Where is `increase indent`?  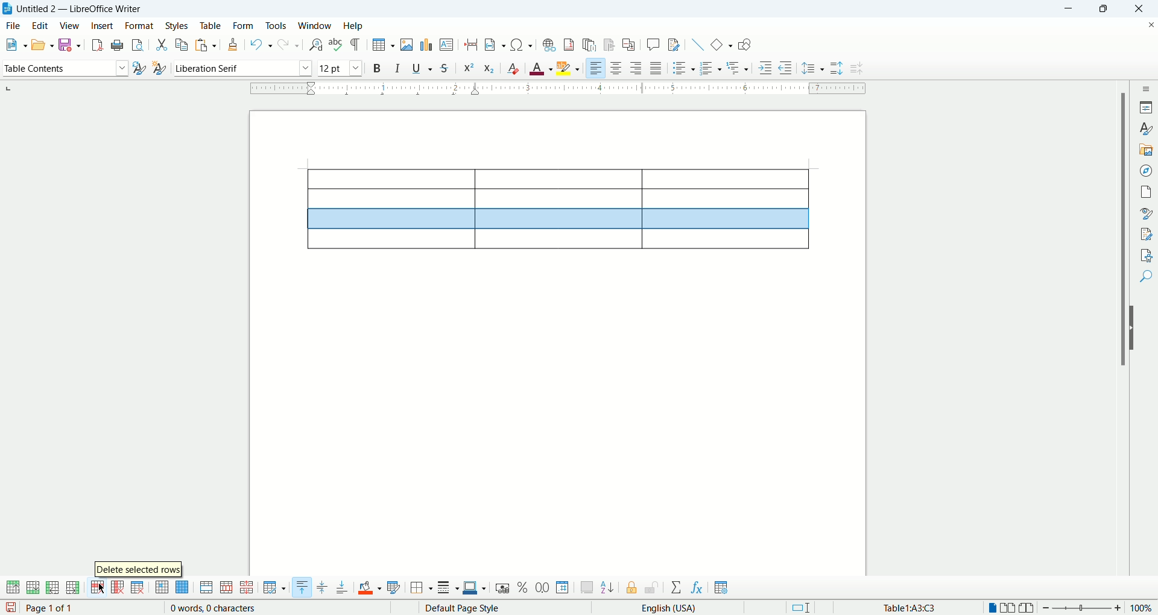 increase indent is located at coordinates (767, 68).